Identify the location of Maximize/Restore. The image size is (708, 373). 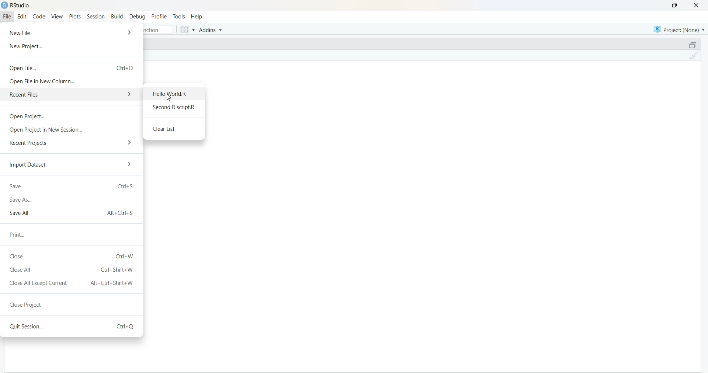
(693, 44).